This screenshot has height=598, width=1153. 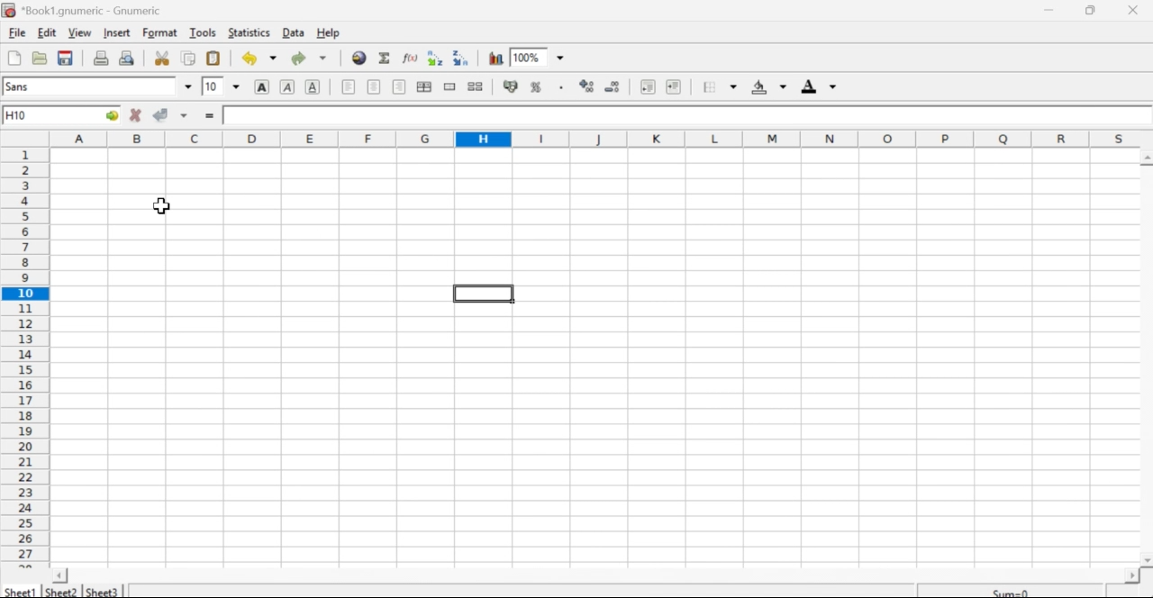 What do you see at coordinates (187, 84) in the screenshot?
I see `down` at bounding box center [187, 84].